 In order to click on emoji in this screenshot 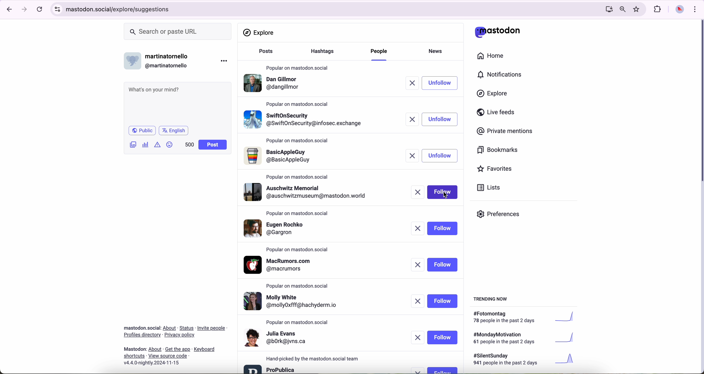, I will do `click(170, 144)`.